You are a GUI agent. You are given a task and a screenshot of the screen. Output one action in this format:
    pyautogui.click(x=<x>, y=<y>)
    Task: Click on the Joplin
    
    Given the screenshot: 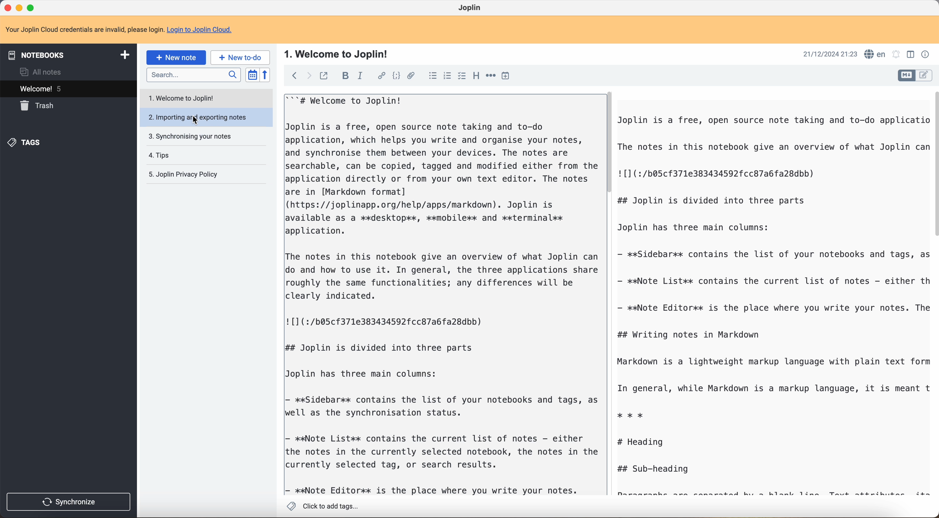 What is the action you would take?
    pyautogui.click(x=472, y=8)
    